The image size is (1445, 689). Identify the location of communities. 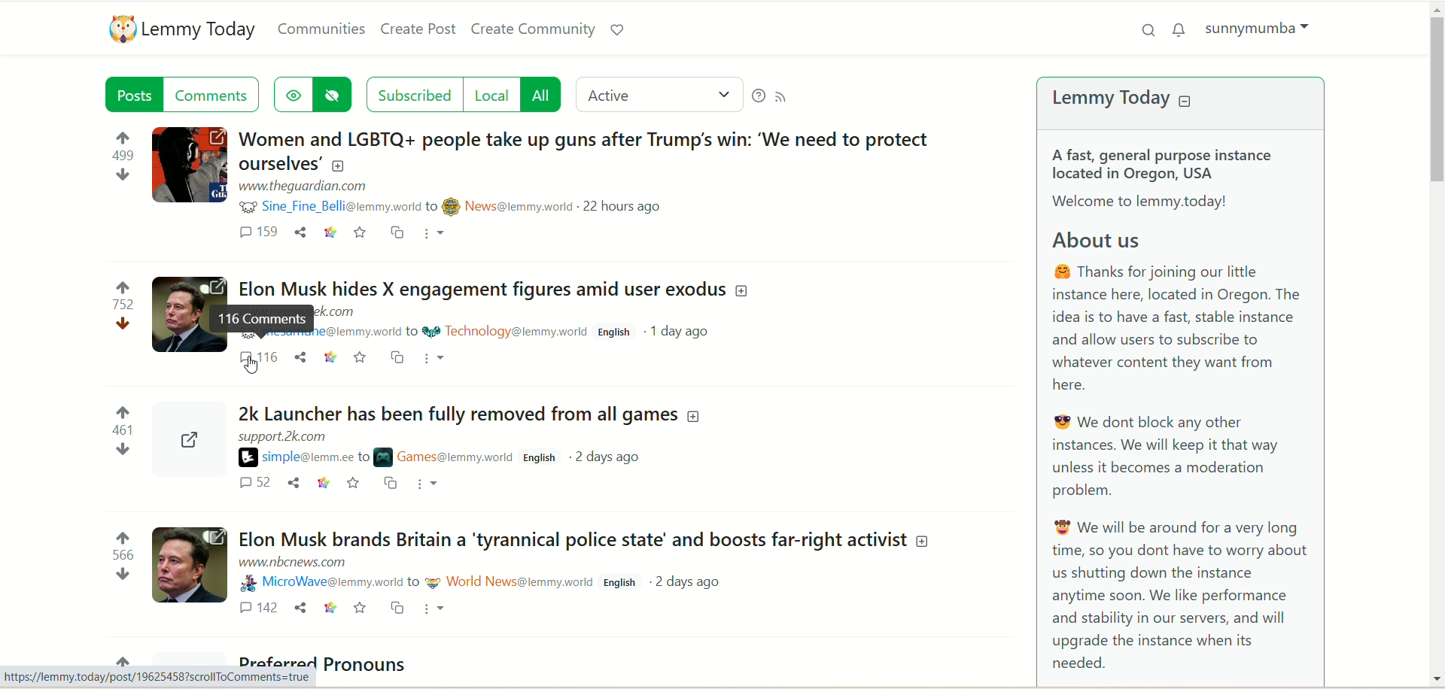
(320, 29).